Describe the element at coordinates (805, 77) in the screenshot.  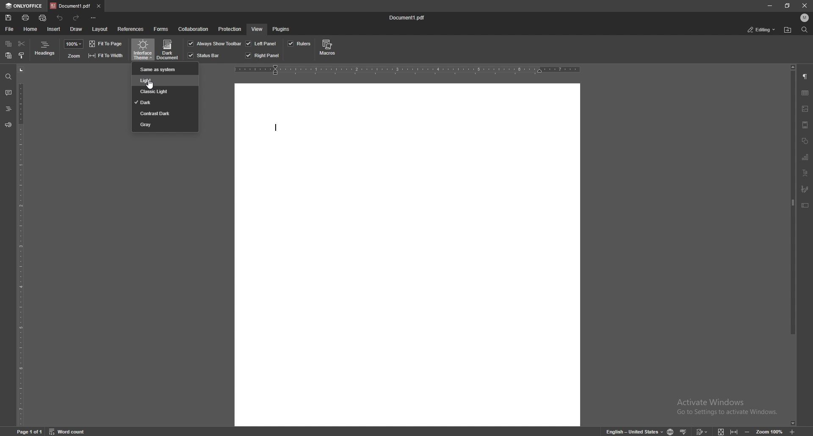
I see `paragraph` at that location.